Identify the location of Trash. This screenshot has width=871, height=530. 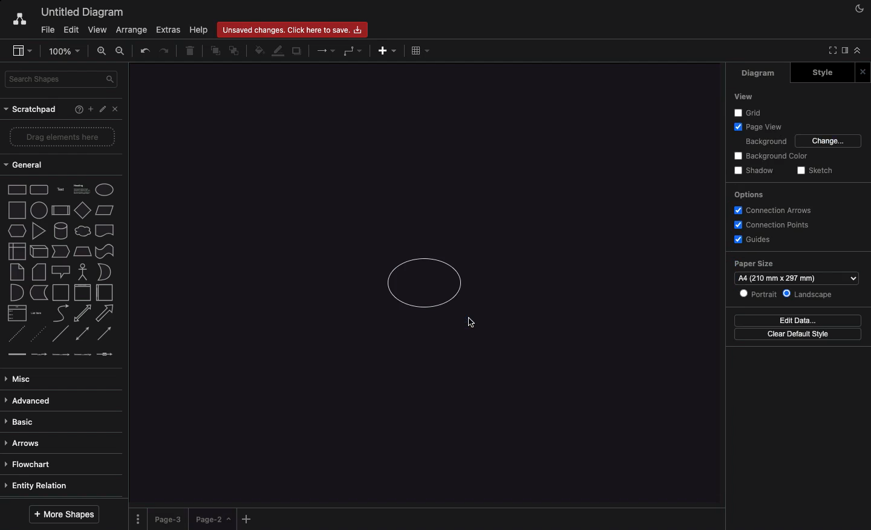
(191, 51).